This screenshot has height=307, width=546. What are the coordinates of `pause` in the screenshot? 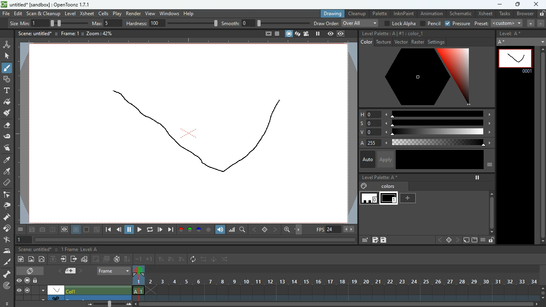 It's located at (130, 230).